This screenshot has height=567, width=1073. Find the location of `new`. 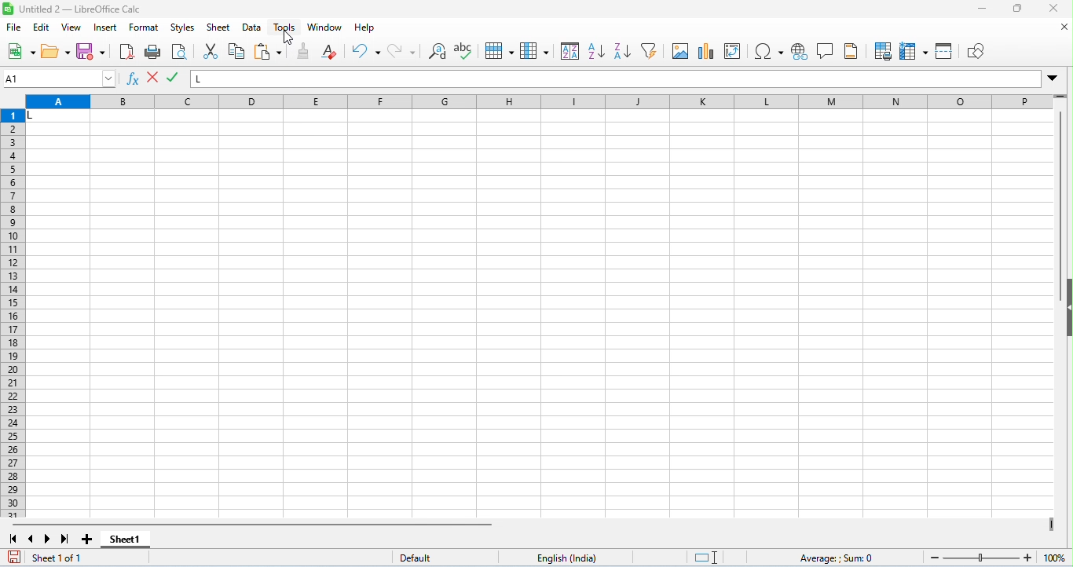

new is located at coordinates (21, 53).